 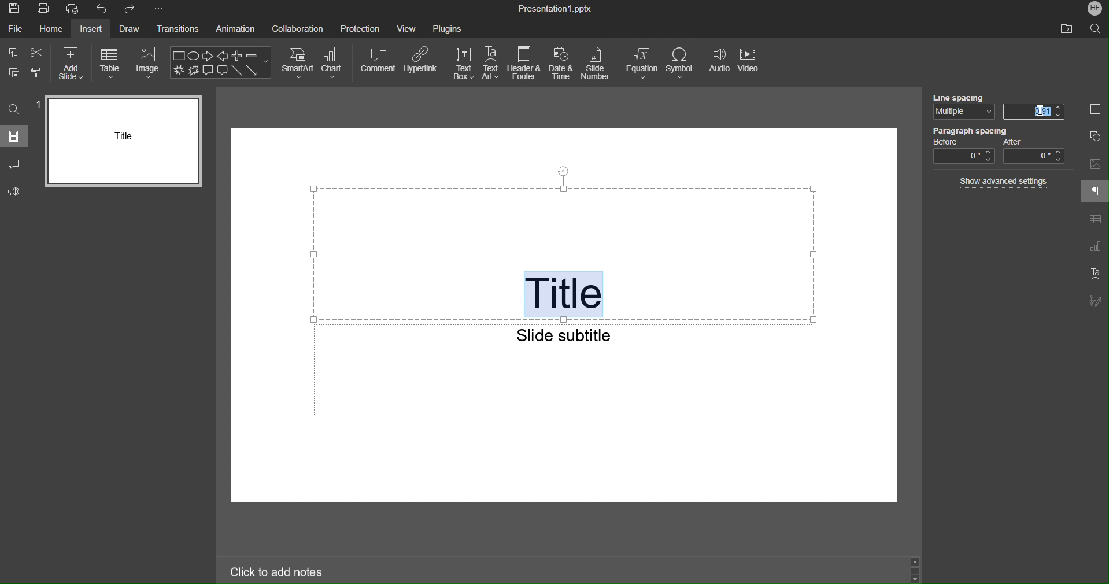 What do you see at coordinates (360, 30) in the screenshot?
I see `Protection` at bounding box center [360, 30].